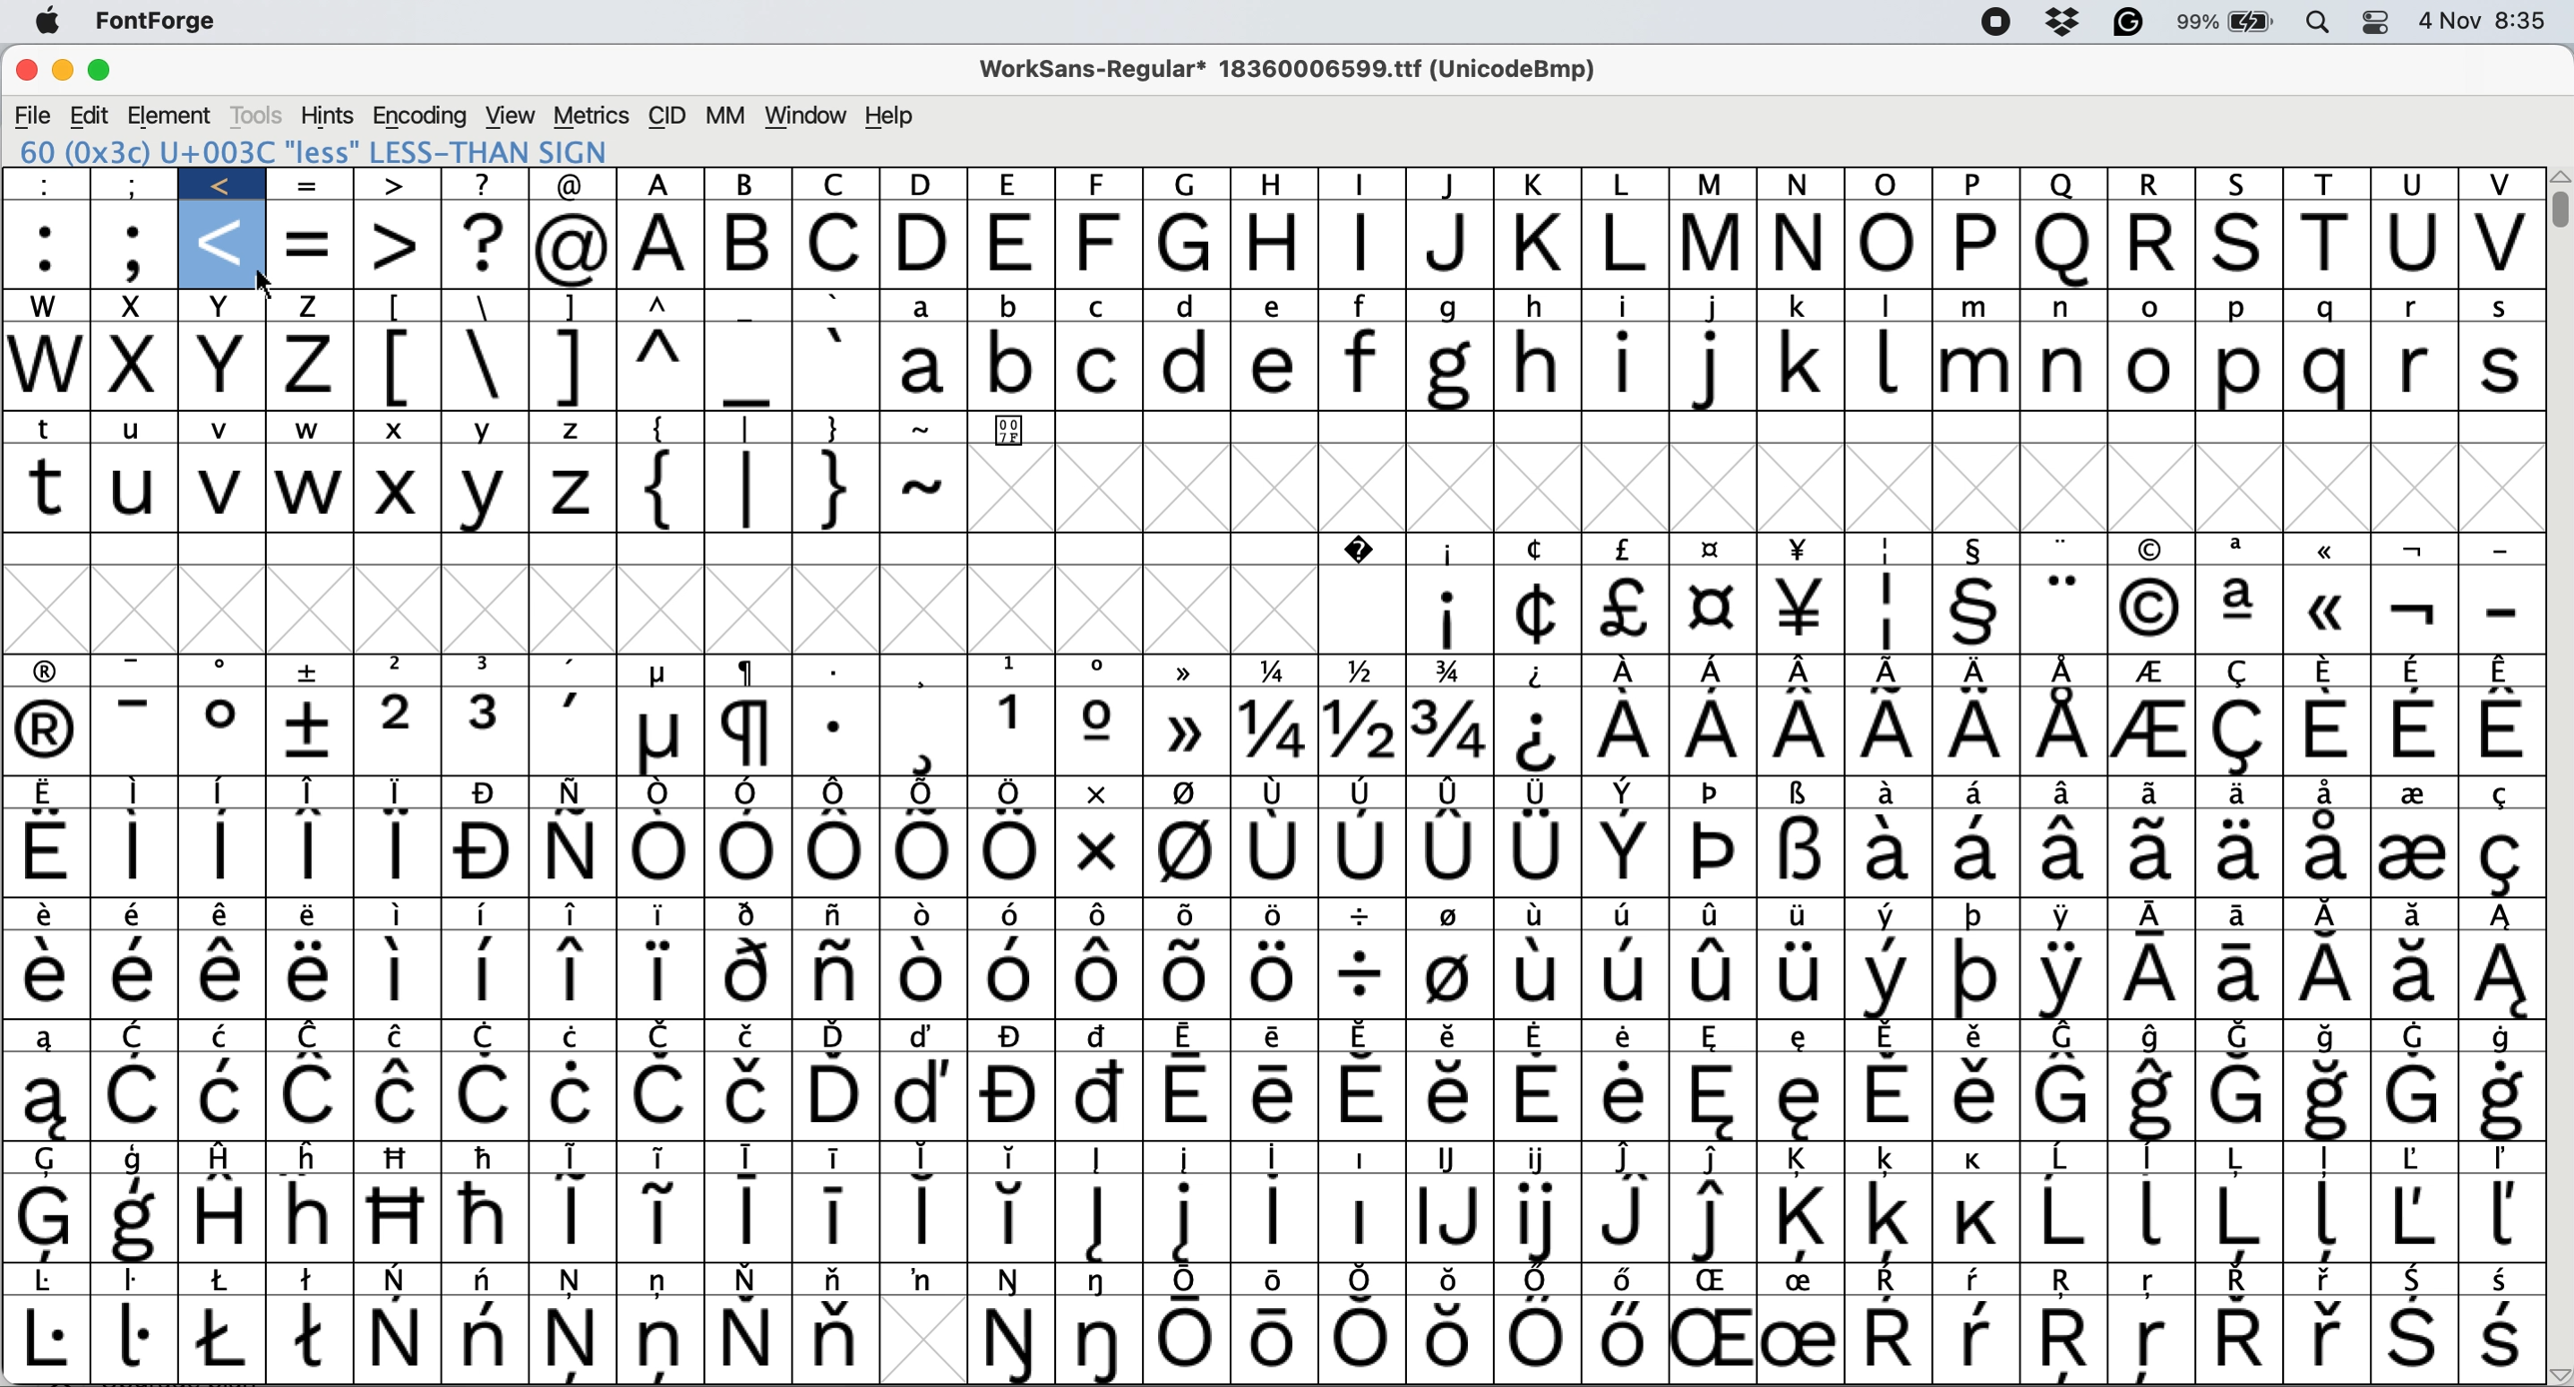 This screenshot has height=1387, width=2574. Describe the element at coordinates (487, 666) in the screenshot. I see `3` at that location.